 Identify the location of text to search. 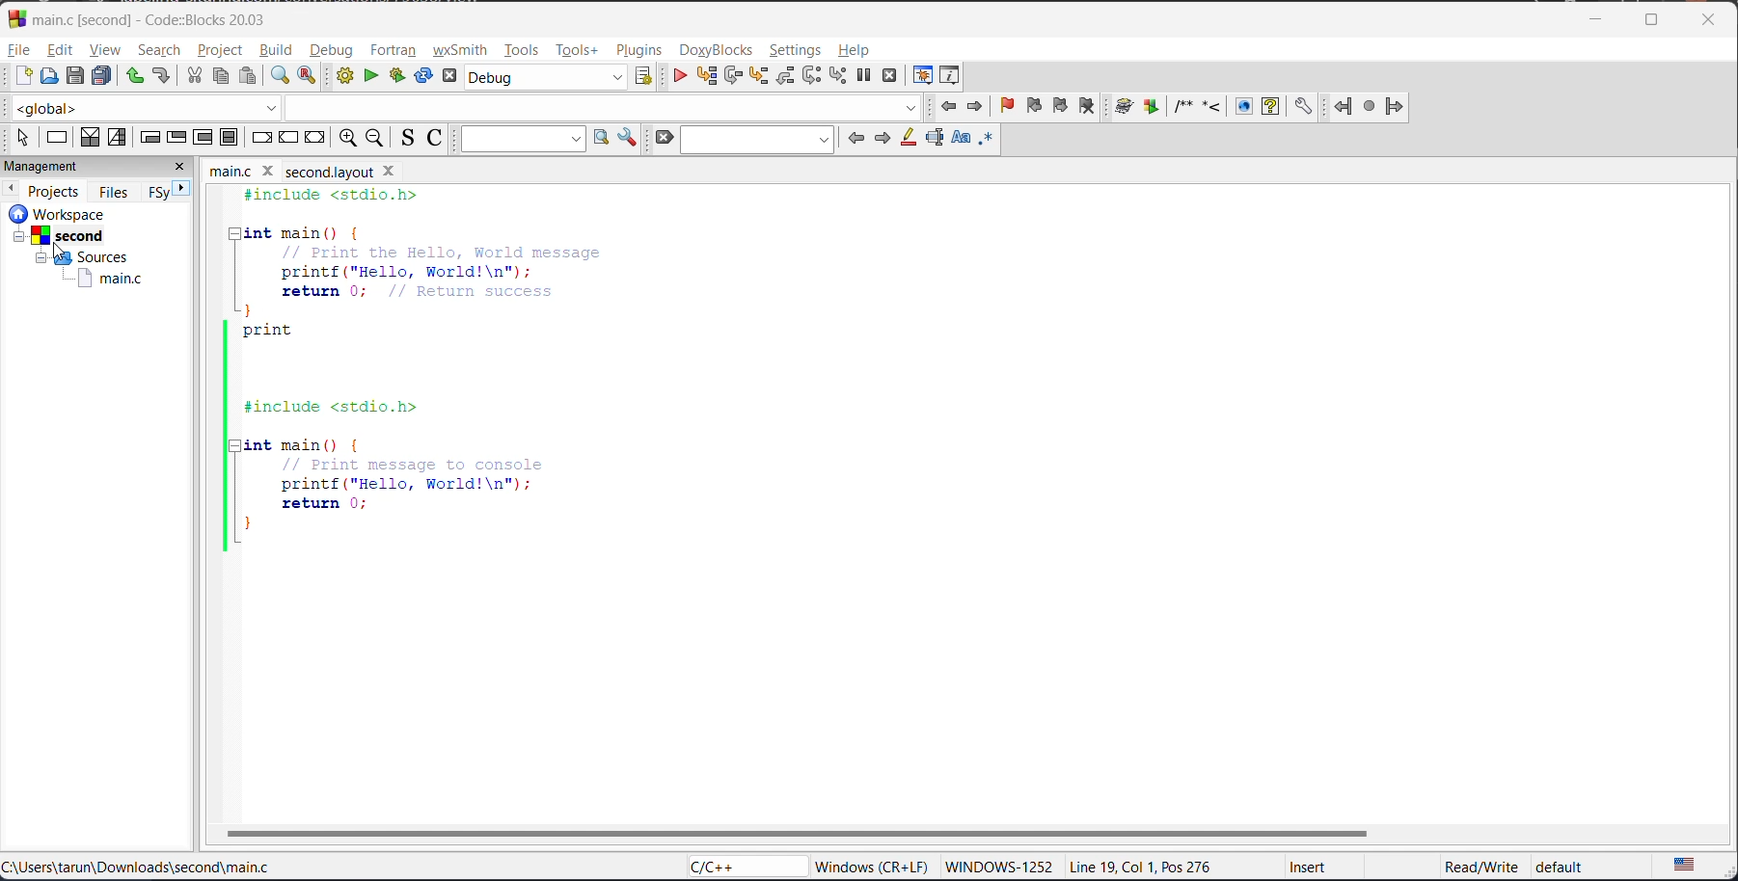
(521, 139).